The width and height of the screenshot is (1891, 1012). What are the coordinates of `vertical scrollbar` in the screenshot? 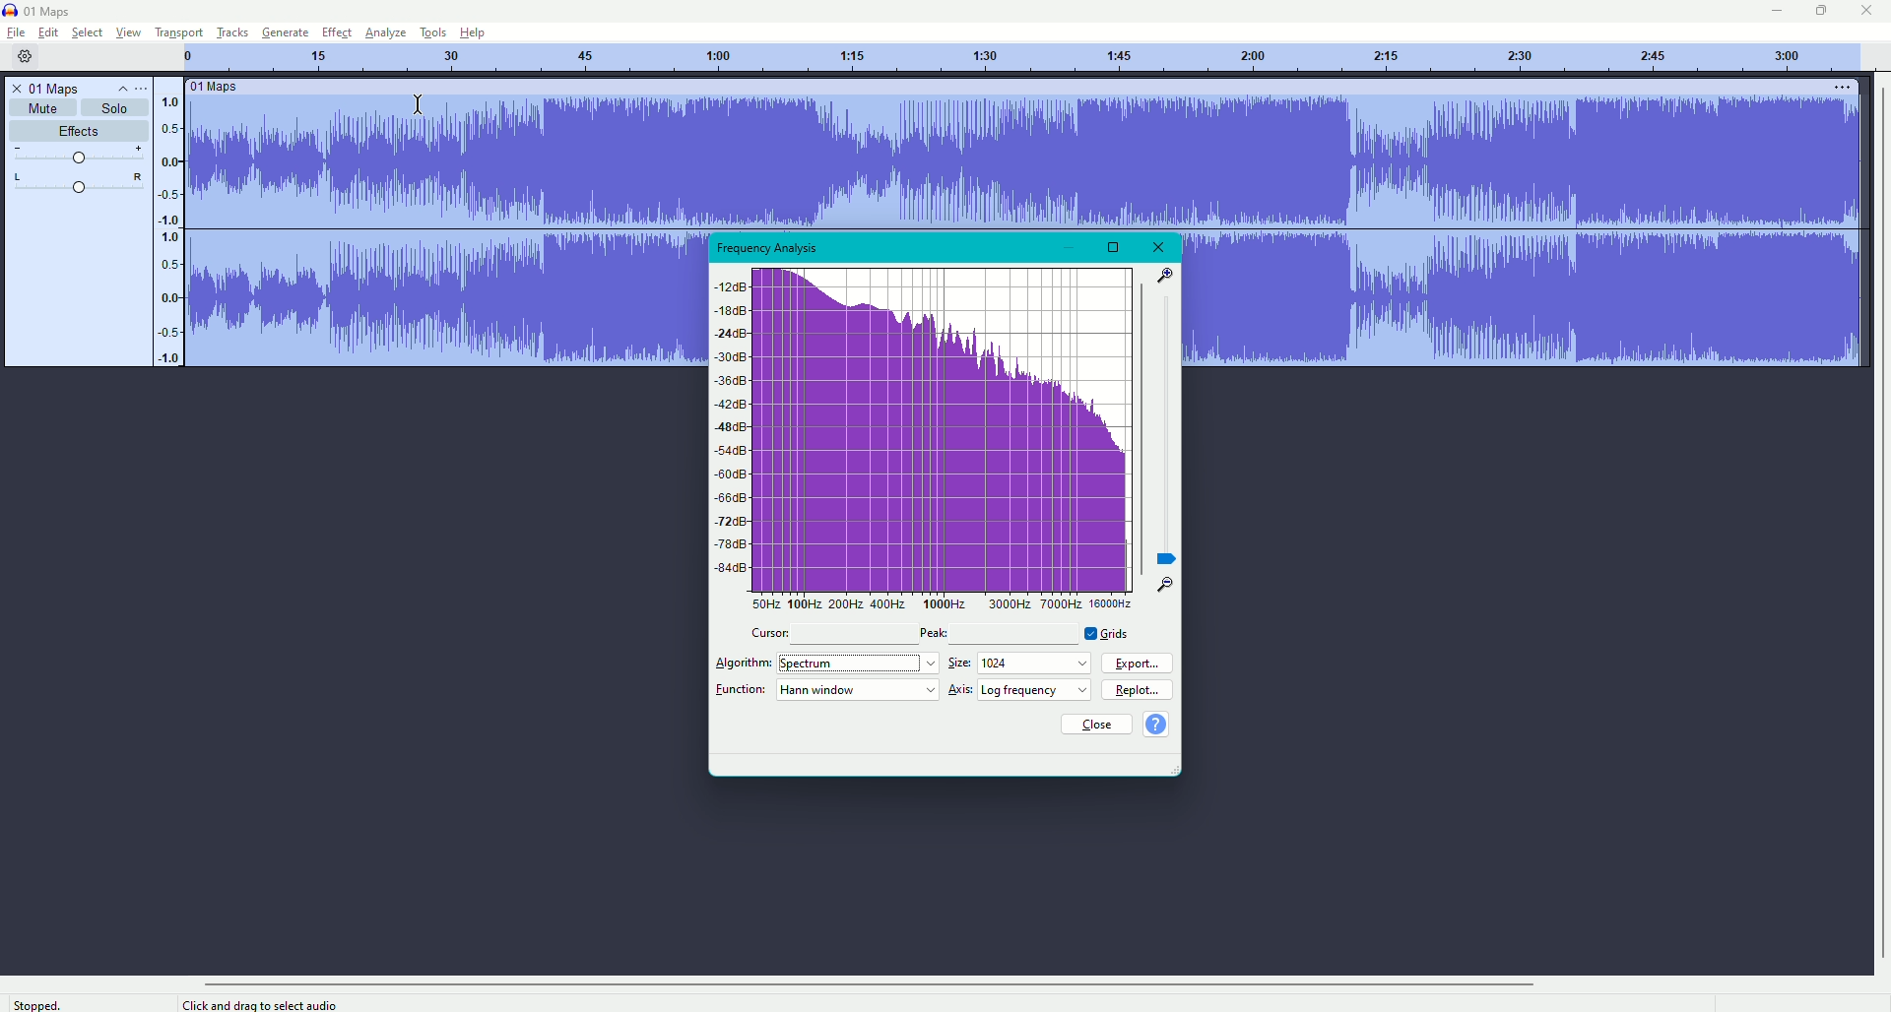 It's located at (1882, 522).